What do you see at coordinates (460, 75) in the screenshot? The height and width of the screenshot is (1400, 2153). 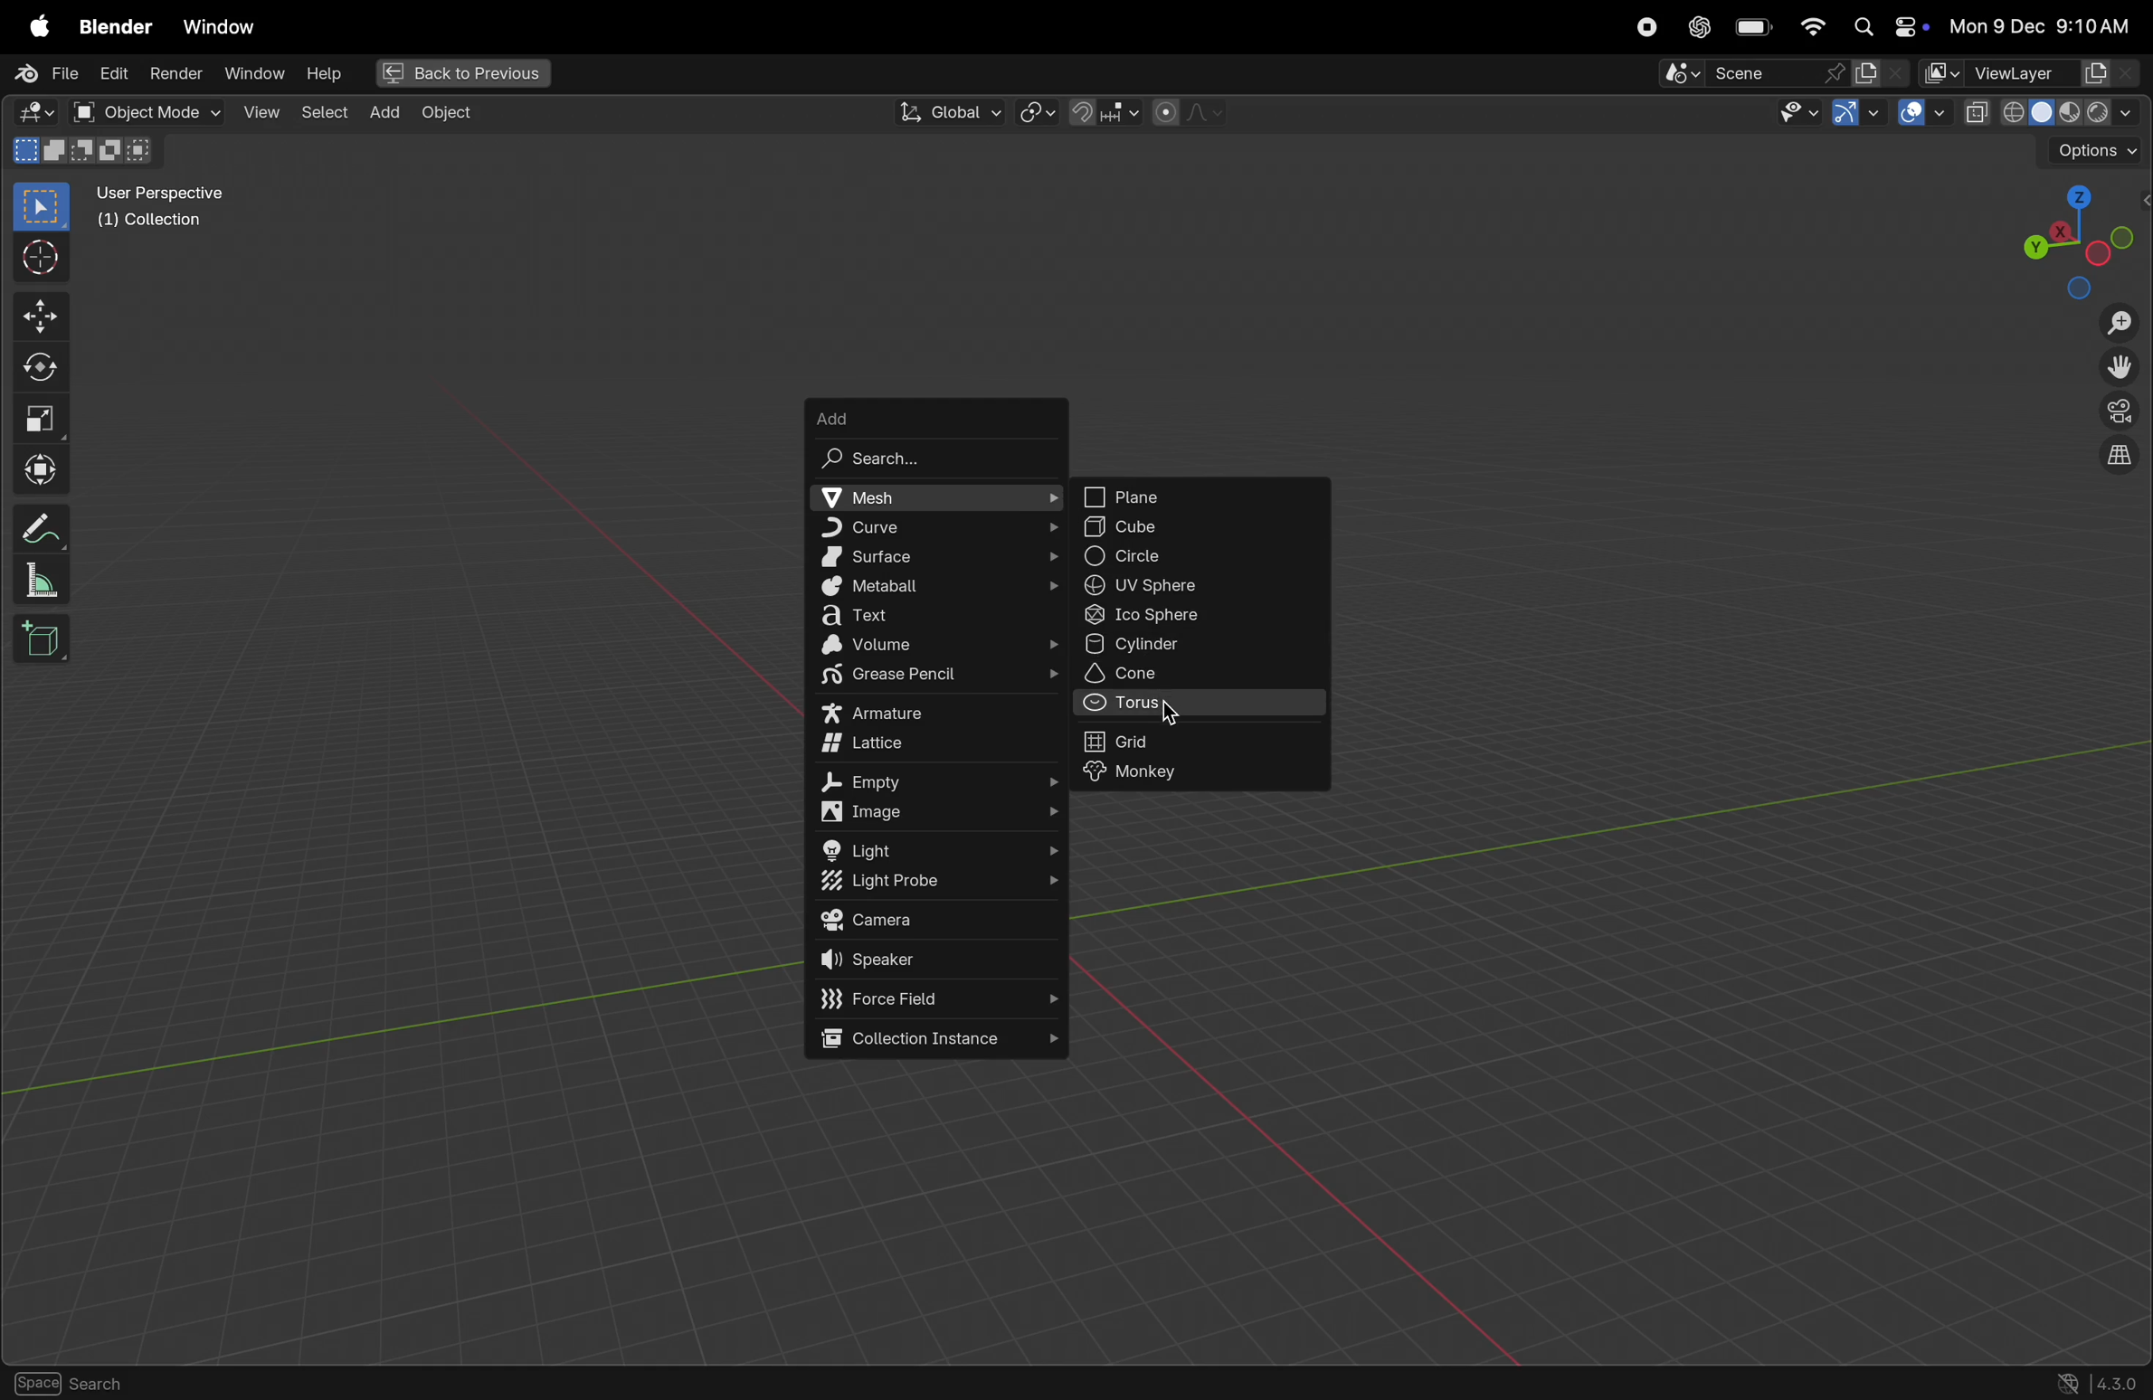 I see `back to previous` at bounding box center [460, 75].